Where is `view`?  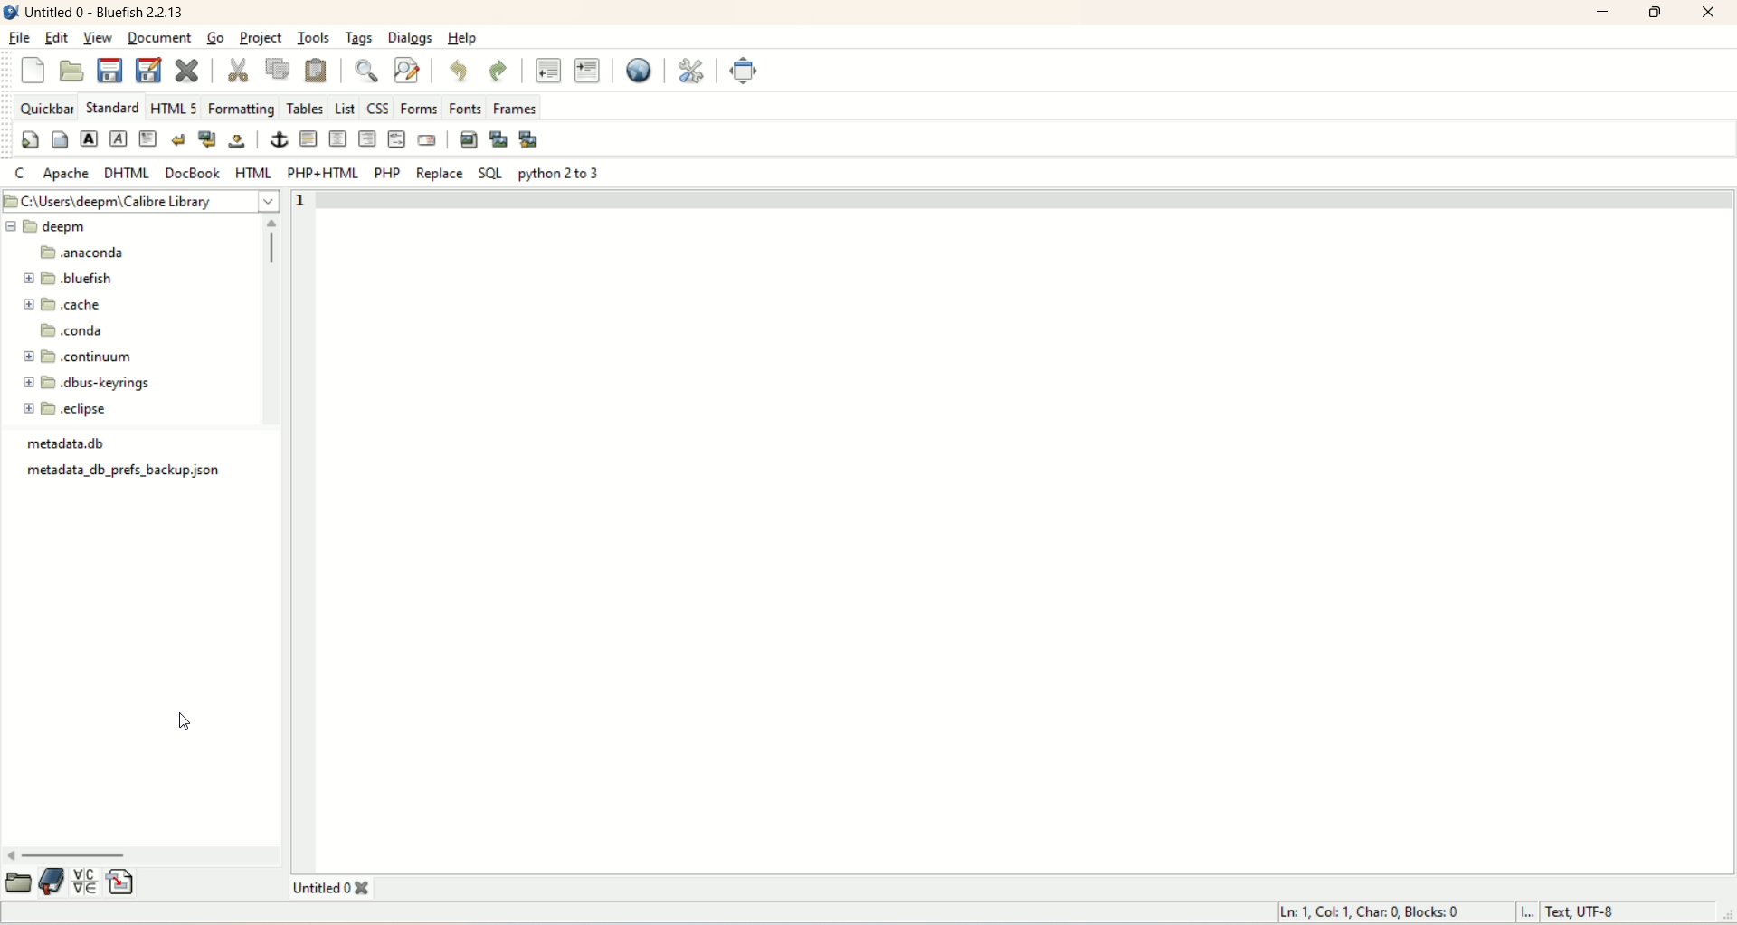
view is located at coordinates (99, 39).